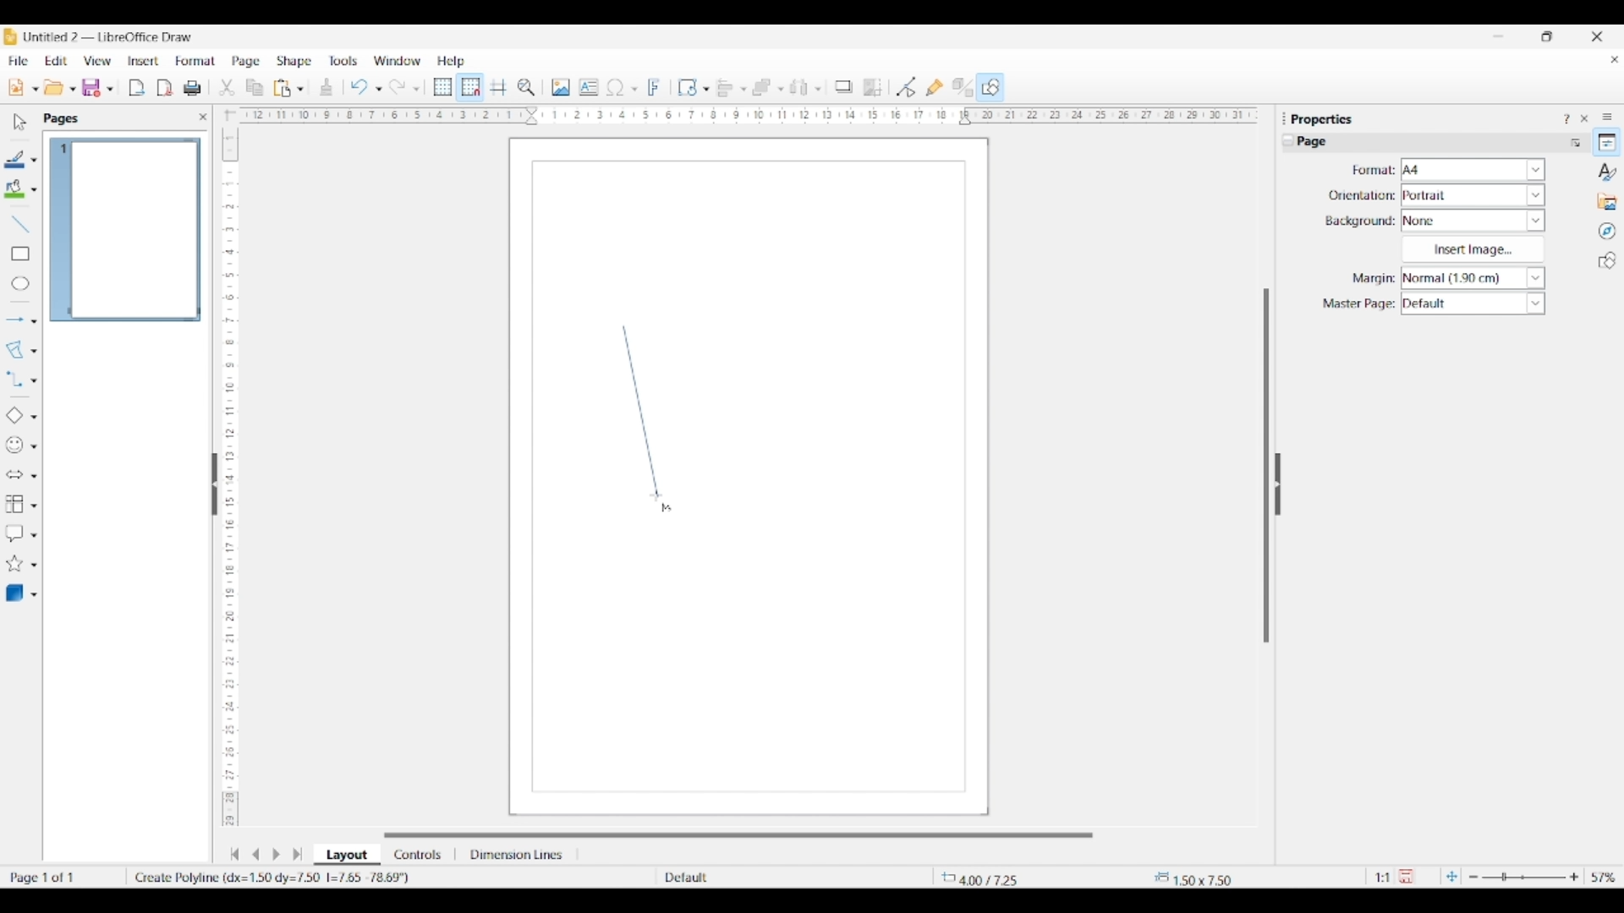 The width and height of the screenshot is (1624, 913). Describe the element at coordinates (192, 88) in the screenshot. I see `Print` at that location.